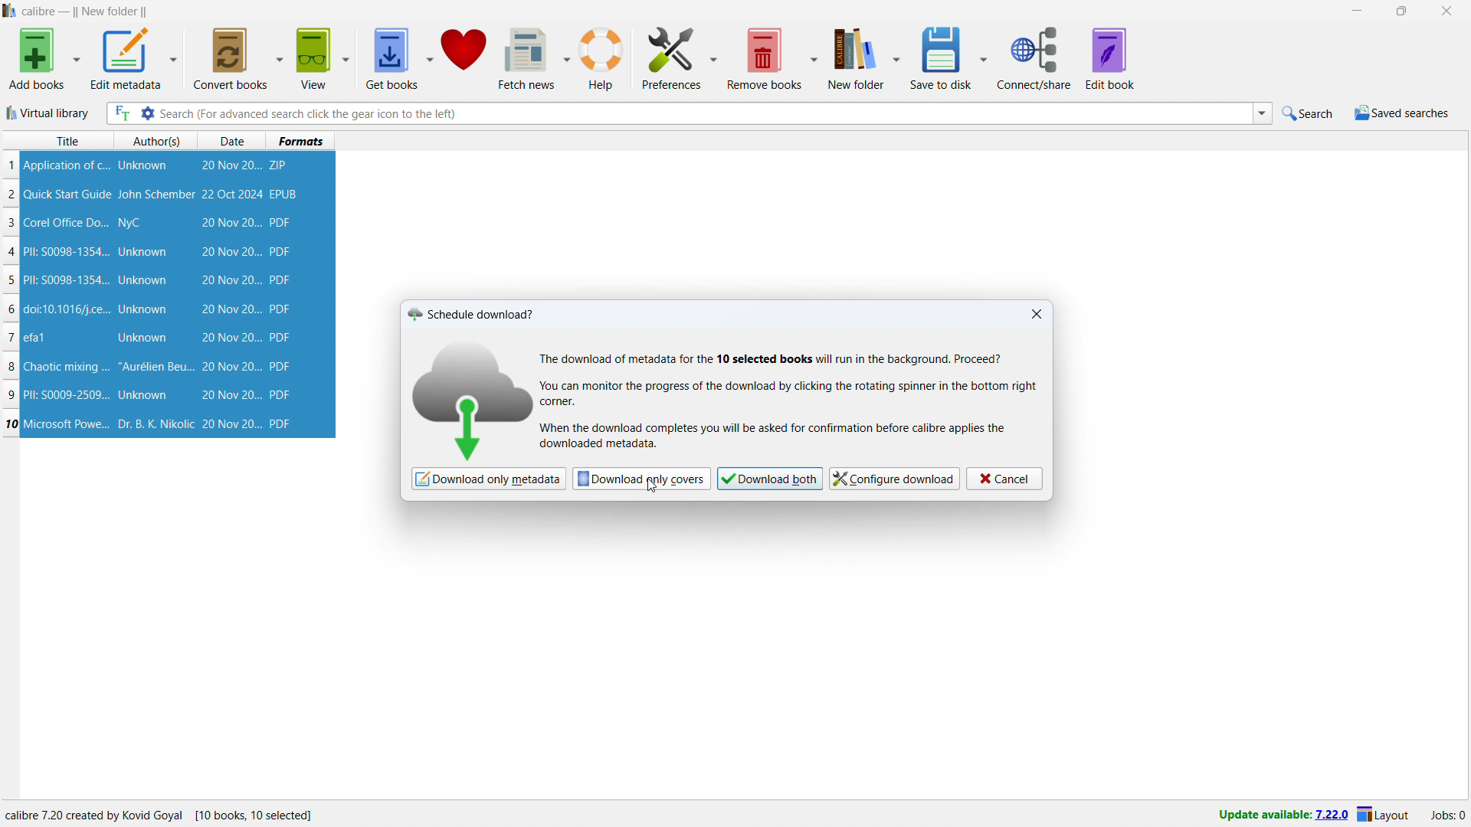  Describe the element at coordinates (11, 423) in the screenshot. I see `10` at that location.